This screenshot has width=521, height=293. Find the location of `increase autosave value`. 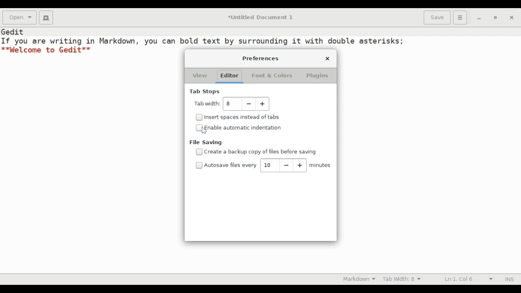

increase autosave value is located at coordinates (300, 165).